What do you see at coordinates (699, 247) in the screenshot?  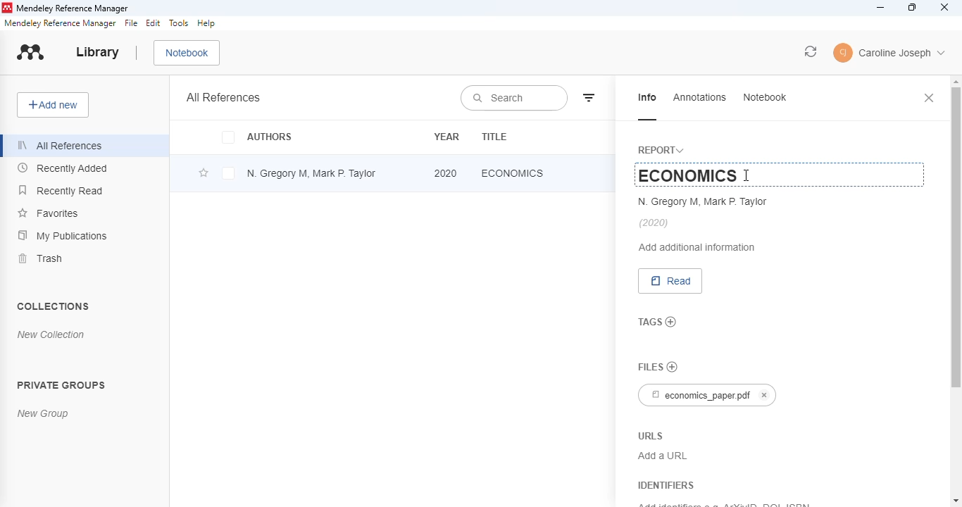 I see `add additional information` at bounding box center [699, 247].